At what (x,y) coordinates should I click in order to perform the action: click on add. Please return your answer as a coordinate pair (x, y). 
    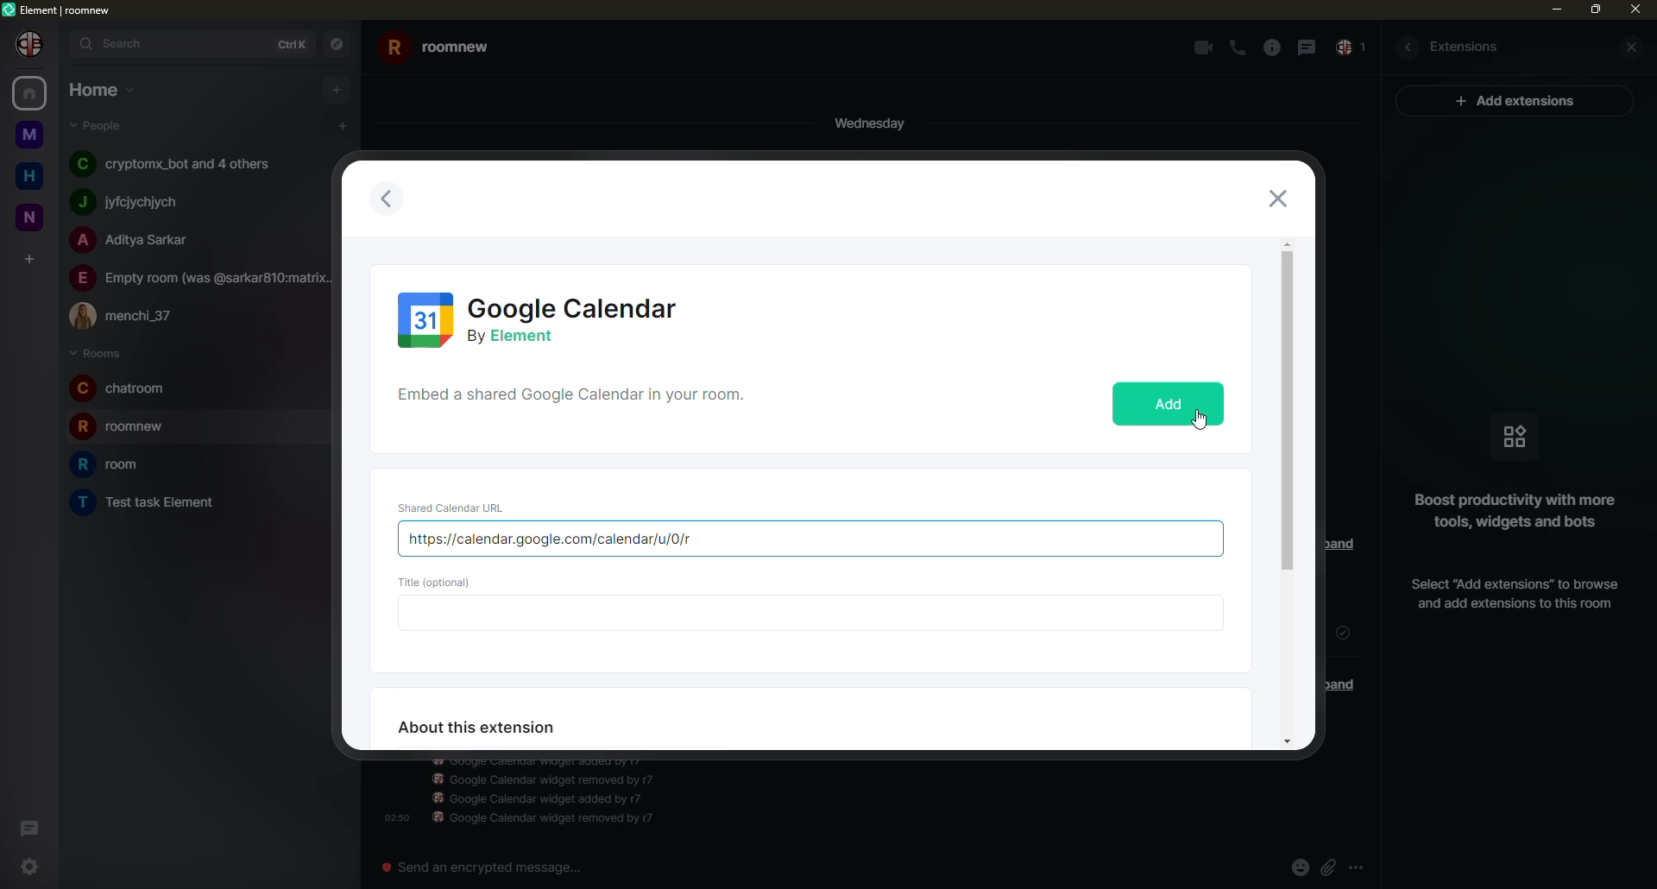
    Looking at the image, I should click on (29, 259).